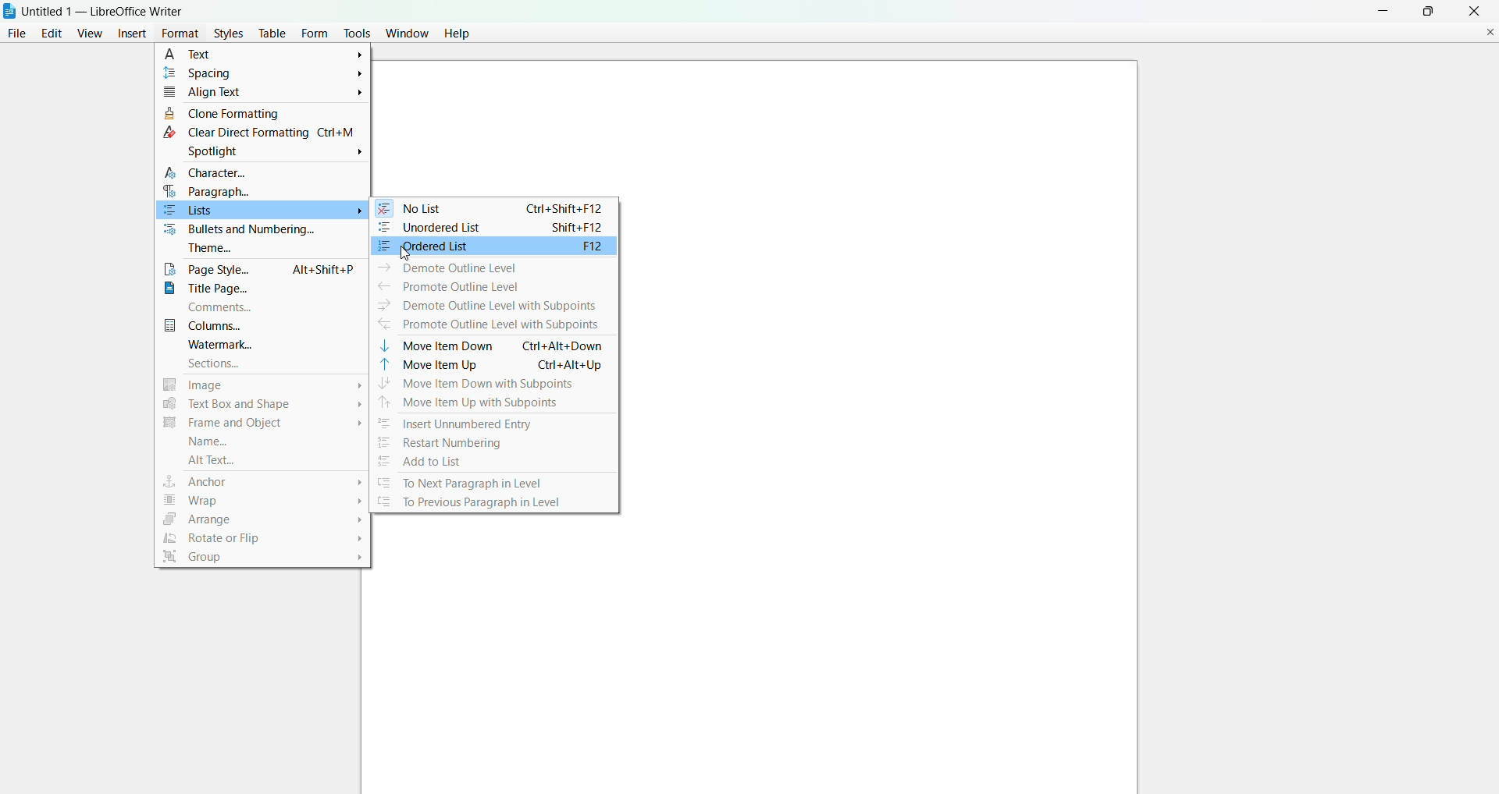 This screenshot has height=794, width=1499. Describe the element at coordinates (902, 427) in the screenshot. I see `canvas` at that location.